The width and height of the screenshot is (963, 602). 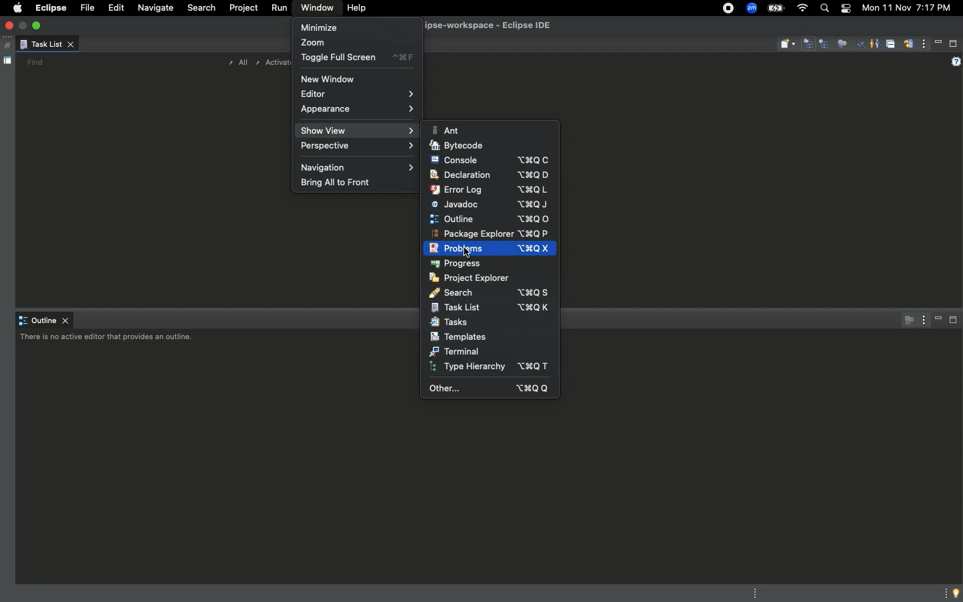 What do you see at coordinates (493, 205) in the screenshot?
I see `Javadoc` at bounding box center [493, 205].